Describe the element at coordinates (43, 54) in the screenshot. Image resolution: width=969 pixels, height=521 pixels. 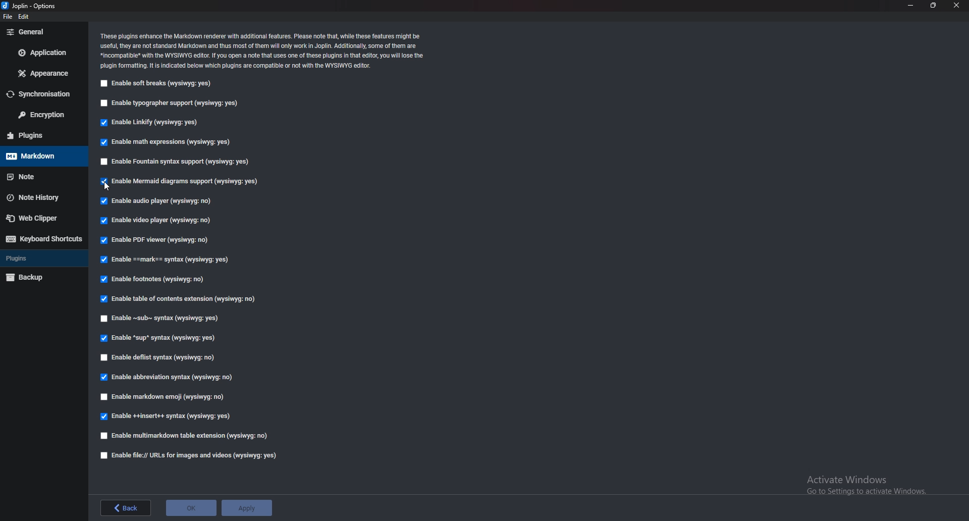
I see `Application` at that location.